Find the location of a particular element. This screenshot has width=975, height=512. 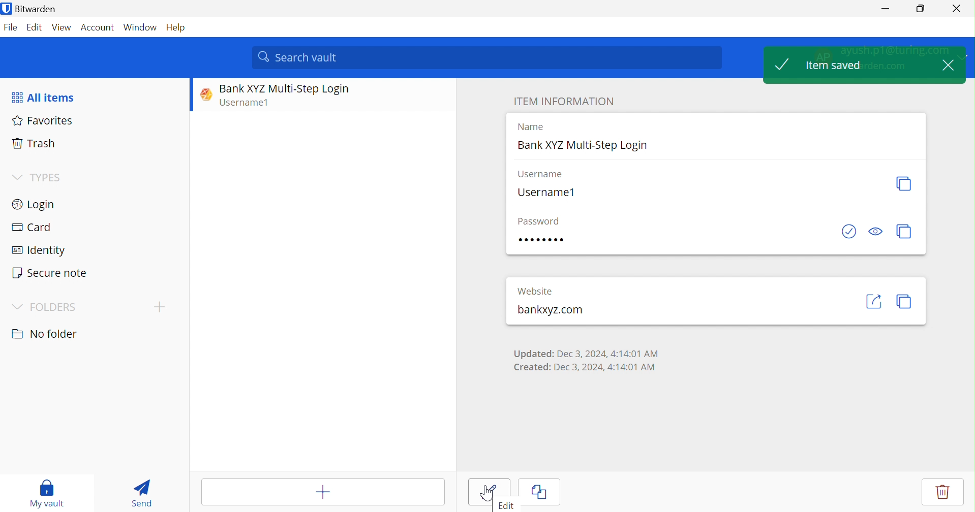

Minimize is located at coordinates (884, 10).